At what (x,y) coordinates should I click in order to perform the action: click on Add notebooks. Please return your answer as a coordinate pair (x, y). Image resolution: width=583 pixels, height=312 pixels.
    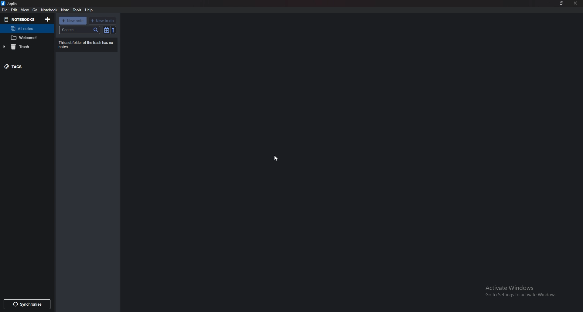
    Looking at the image, I should click on (48, 19).